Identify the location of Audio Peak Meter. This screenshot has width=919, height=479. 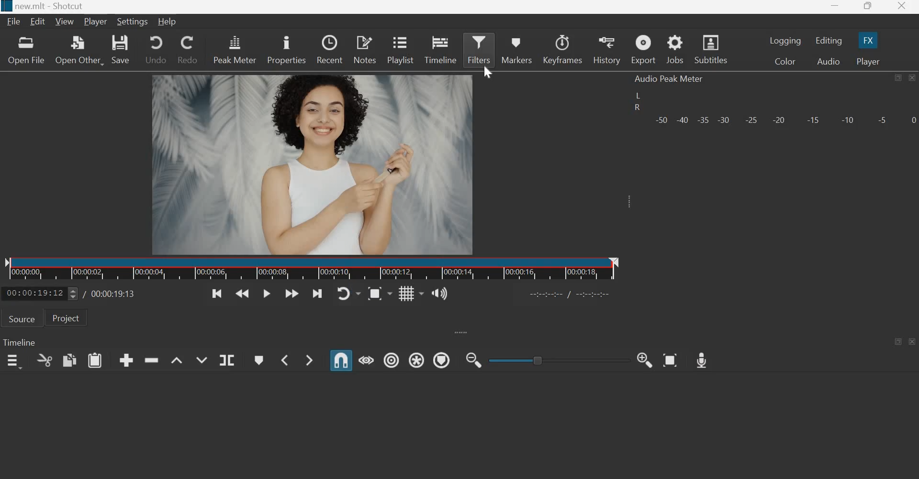
(669, 79).